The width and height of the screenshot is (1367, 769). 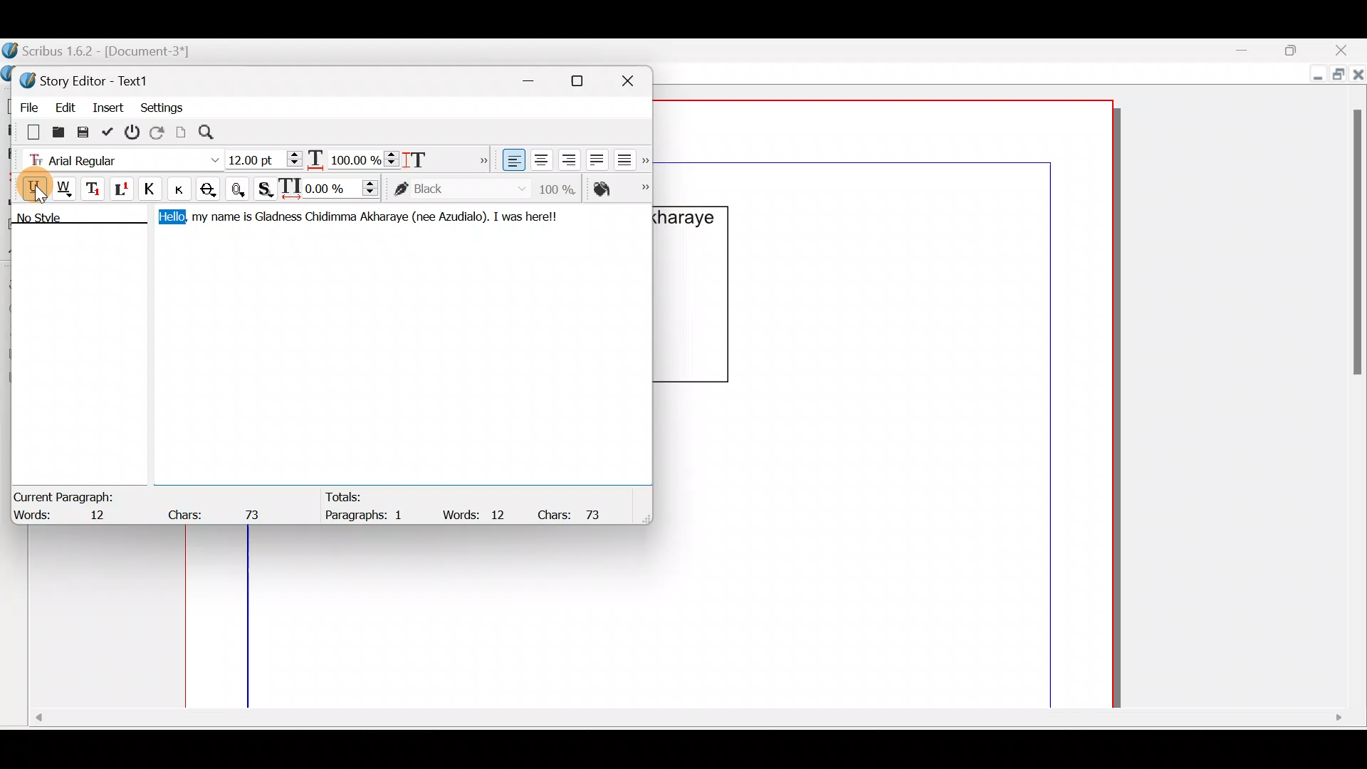 I want to click on All caps, so click(x=153, y=191).